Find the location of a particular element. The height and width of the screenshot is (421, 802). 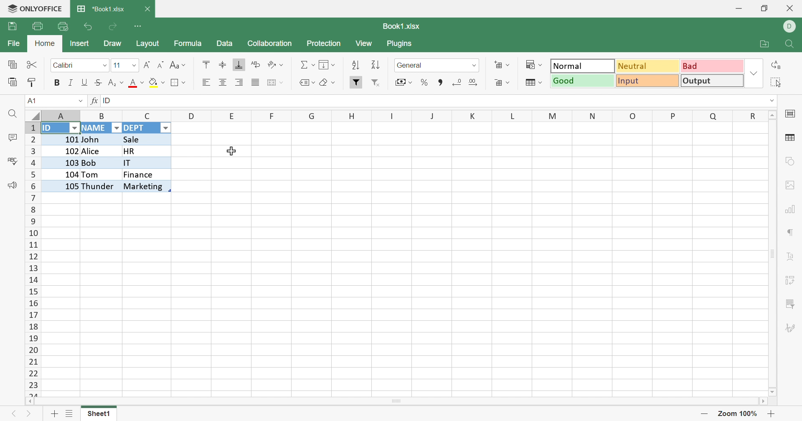

Sheet1 is located at coordinates (99, 414).